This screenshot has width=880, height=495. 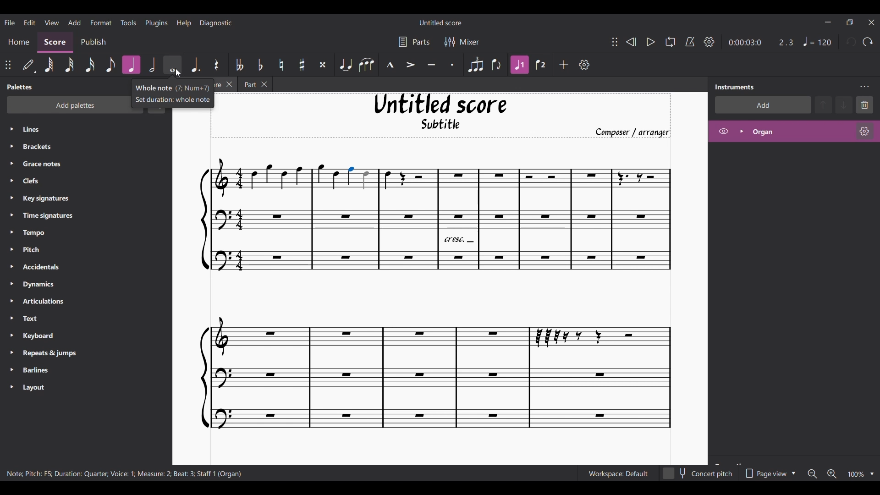 I want to click on Diagnostic menu, so click(x=216, y=23).